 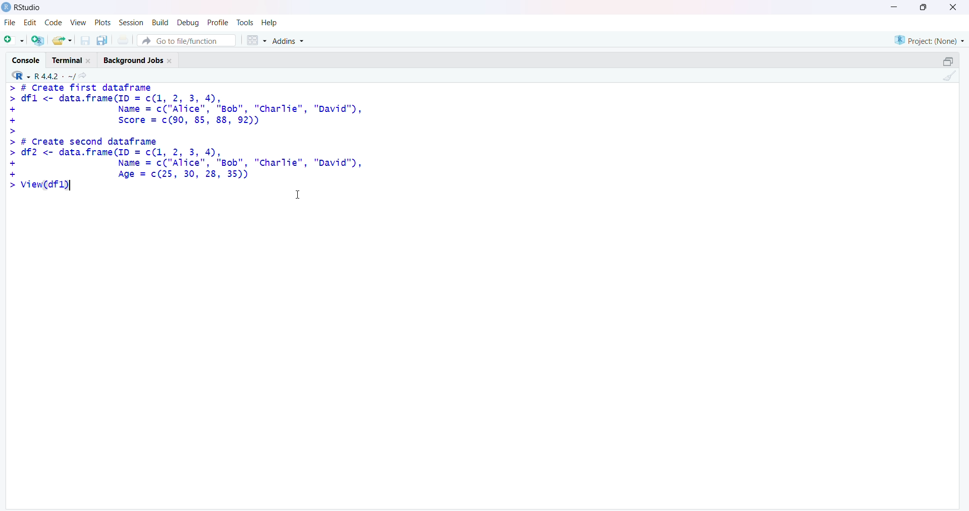 I want to click on R, so click(x=20, y=75).